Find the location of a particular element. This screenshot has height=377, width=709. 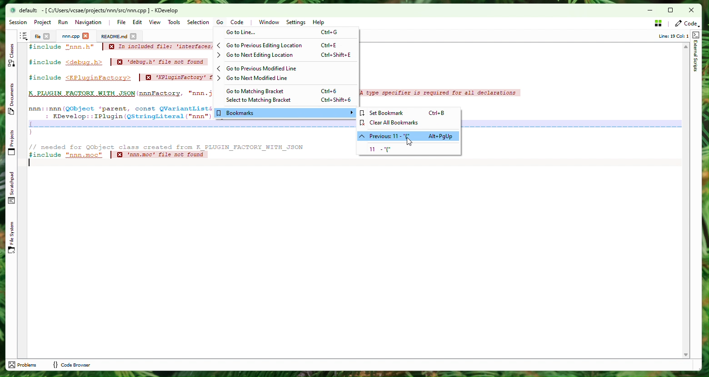

Set bookmark is located at coordinates (405, 114).